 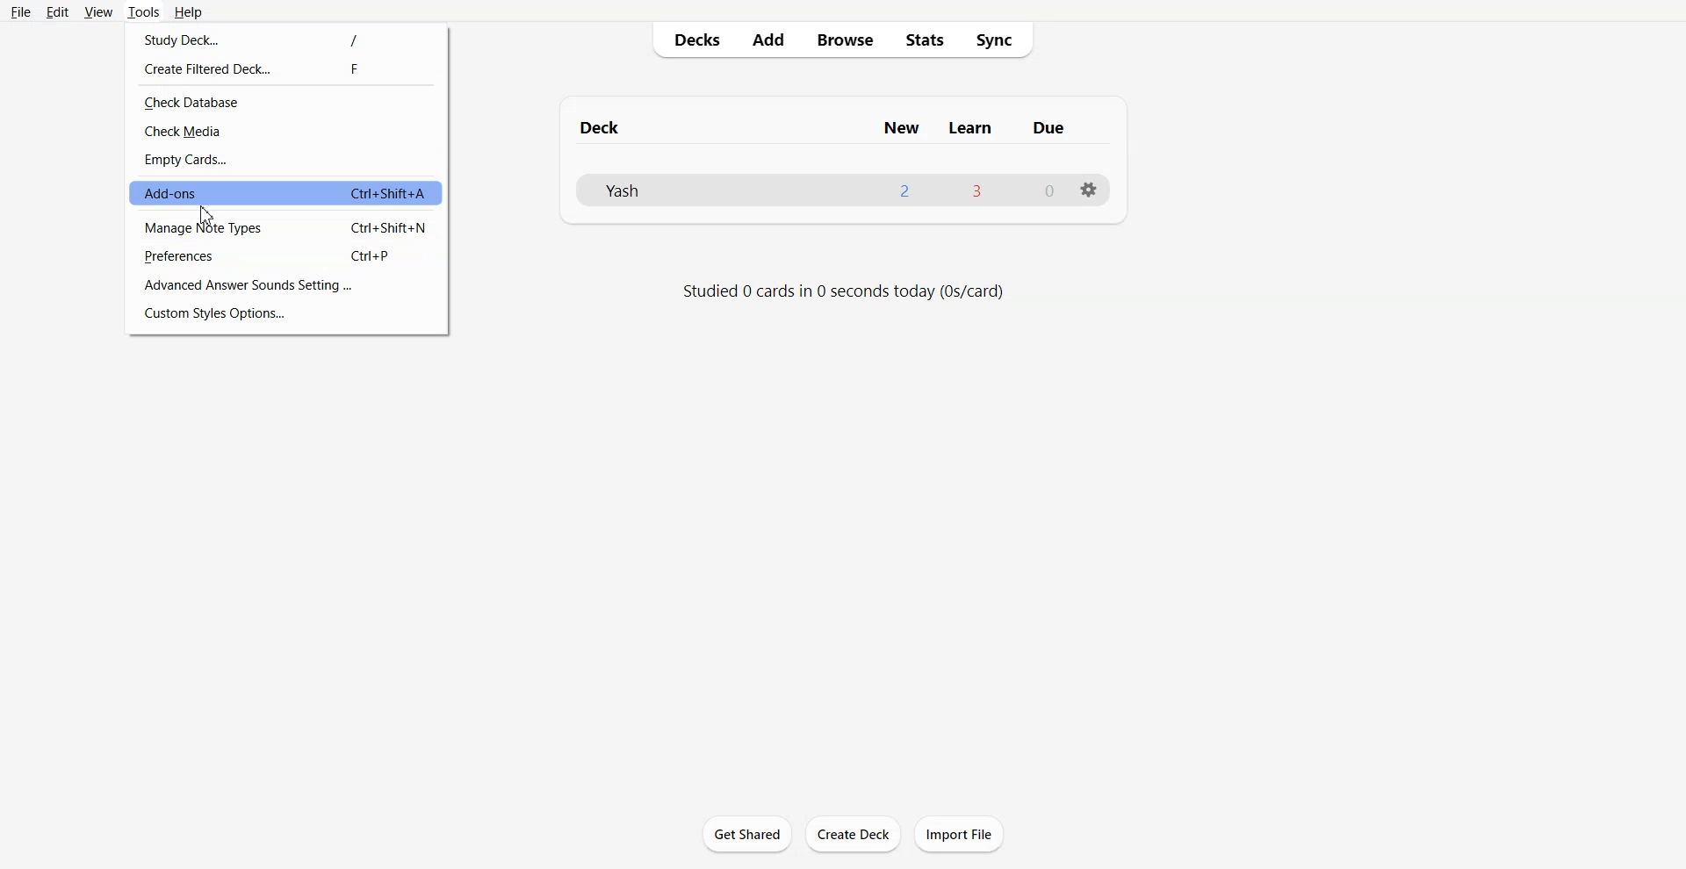 I want to click on Due, so click(x=1046, y=129).